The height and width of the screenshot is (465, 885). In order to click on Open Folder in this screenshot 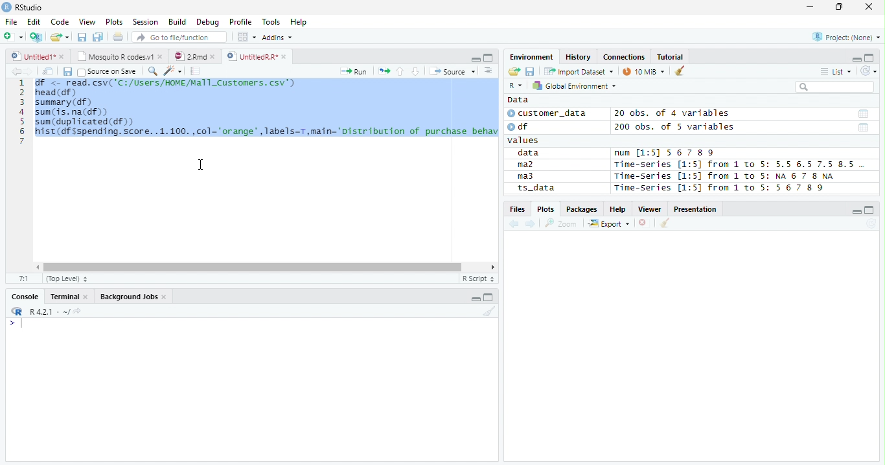, I will do `click(60, 36)`.